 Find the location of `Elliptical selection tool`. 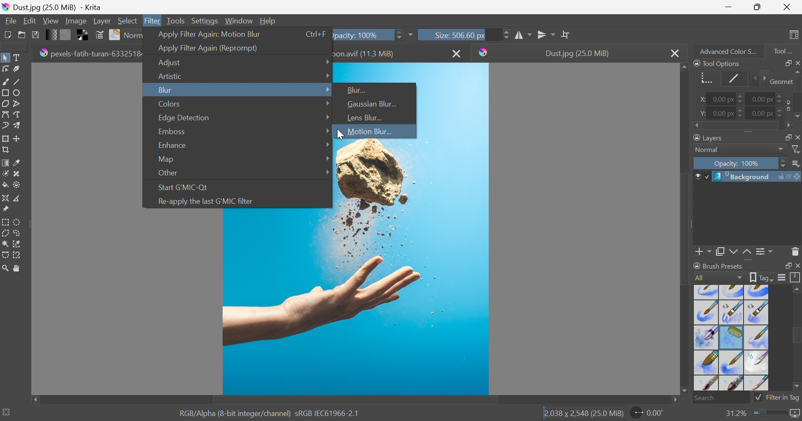

Elliptical selection tool is located at coordinates (18, 222).